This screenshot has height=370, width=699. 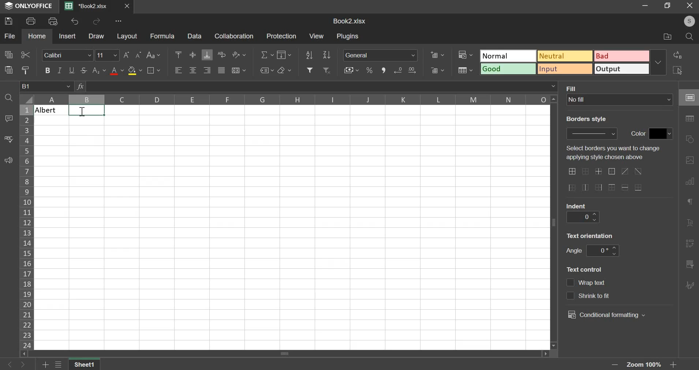 What do you see at coordinates (573, 250) in the screenshot?
I see `angle` at bounding box center [573, 250].